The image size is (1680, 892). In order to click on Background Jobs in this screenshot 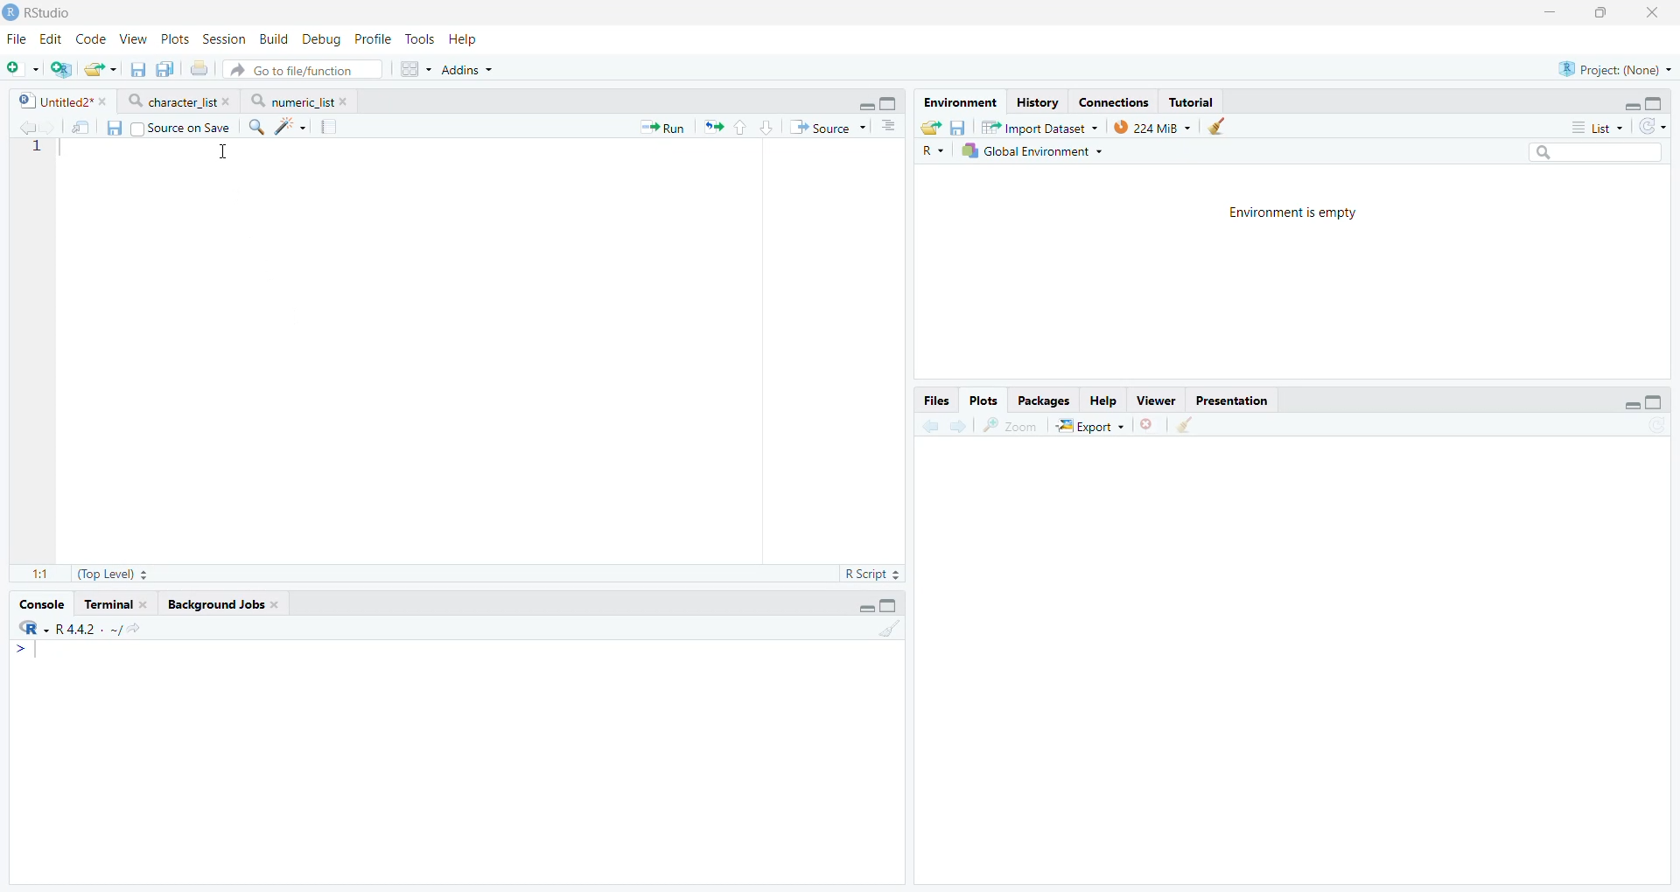, I will do `click(223, 606)`.